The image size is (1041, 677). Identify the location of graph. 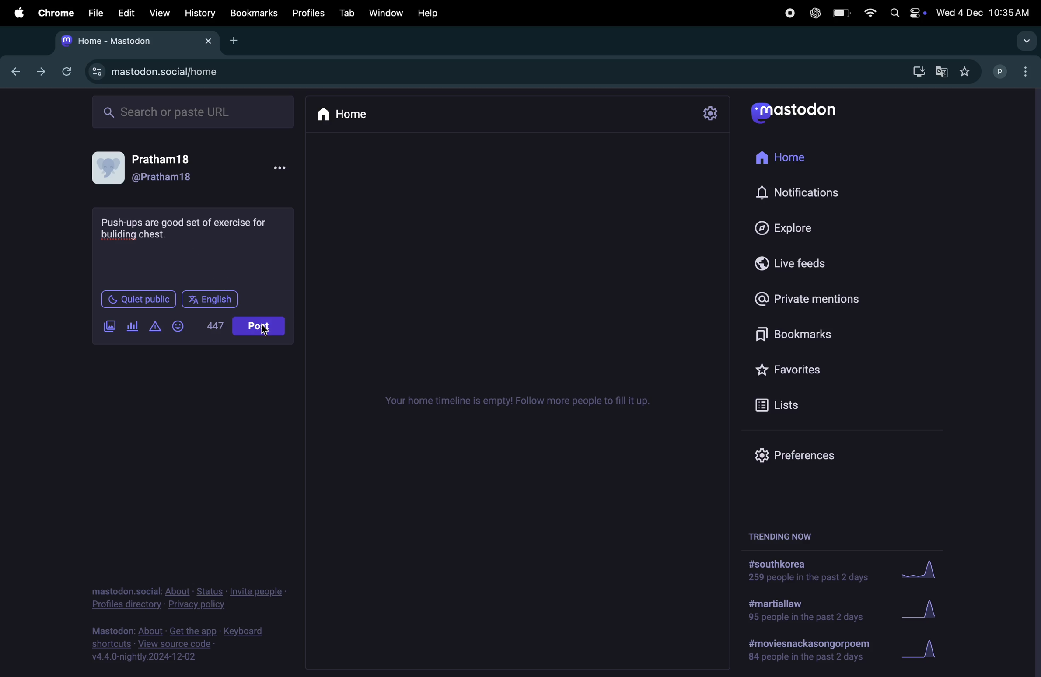
(922, 573).